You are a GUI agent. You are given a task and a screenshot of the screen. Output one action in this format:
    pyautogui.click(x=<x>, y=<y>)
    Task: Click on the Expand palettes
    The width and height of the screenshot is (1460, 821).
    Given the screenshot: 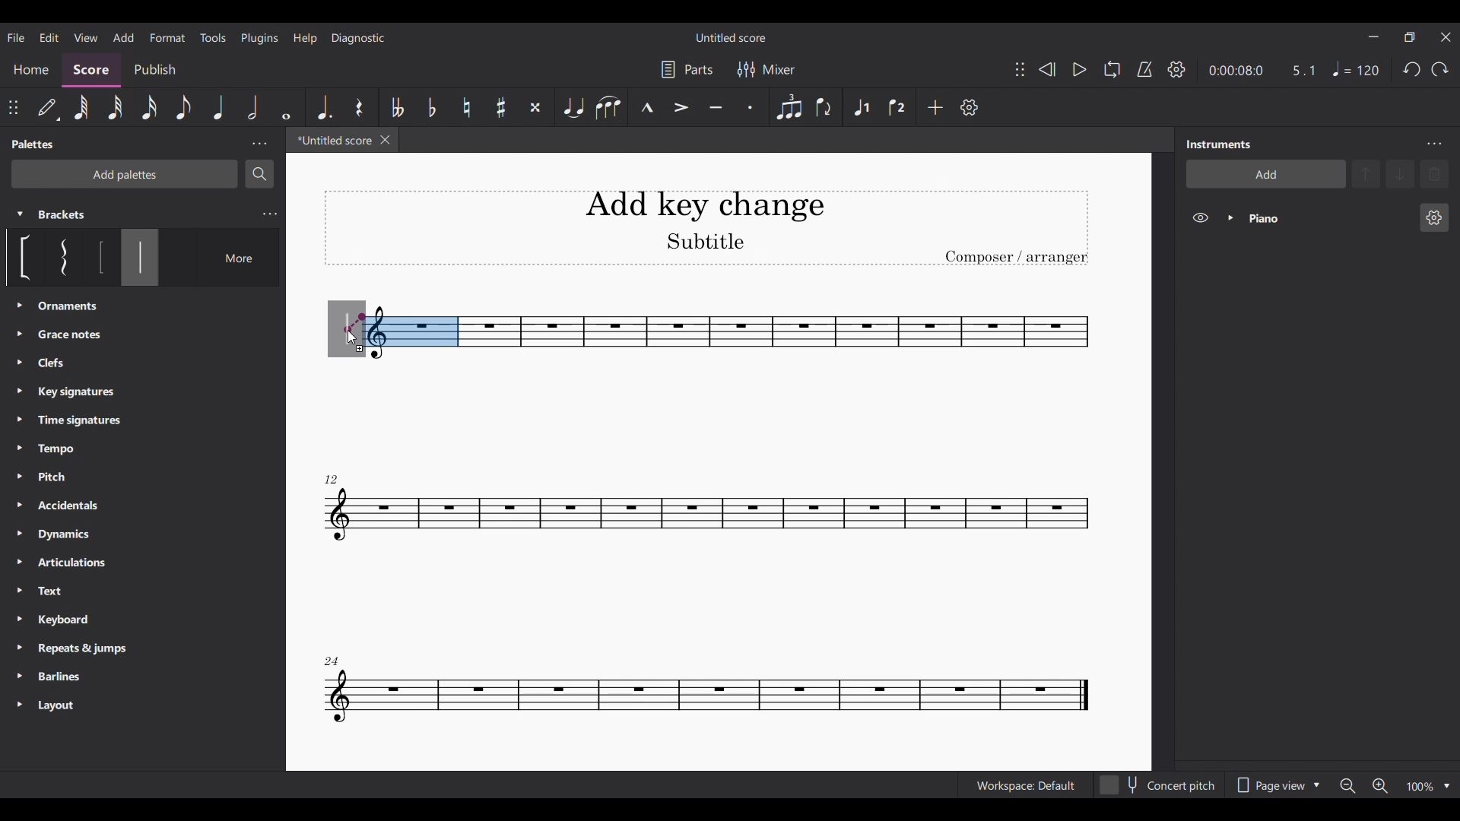 What is the action you would take?
    pyautogui.click(x=20, y=505)
    